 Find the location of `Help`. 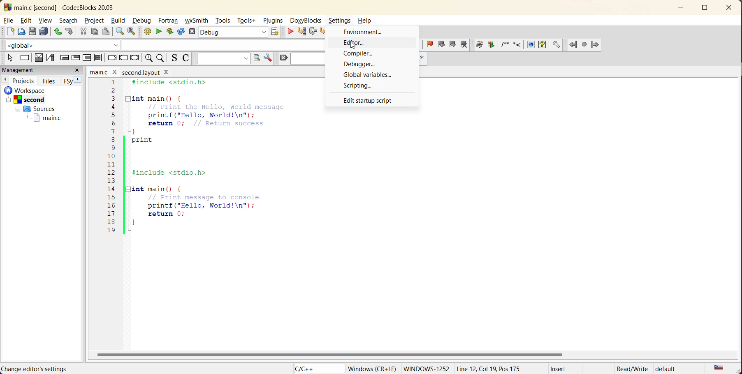

Help is located at coordinates (366, 18).